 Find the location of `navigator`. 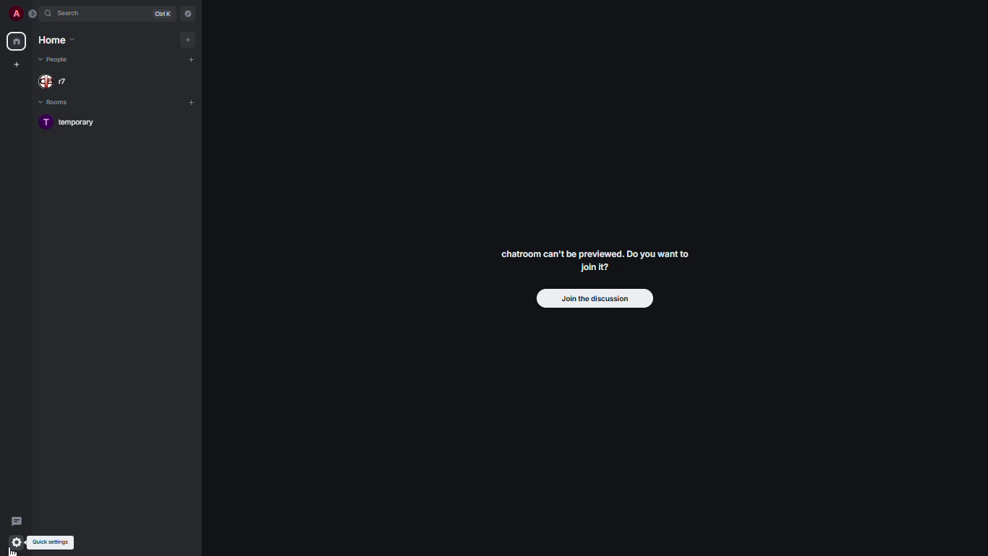

navigator is located at coordinates (187, 14).